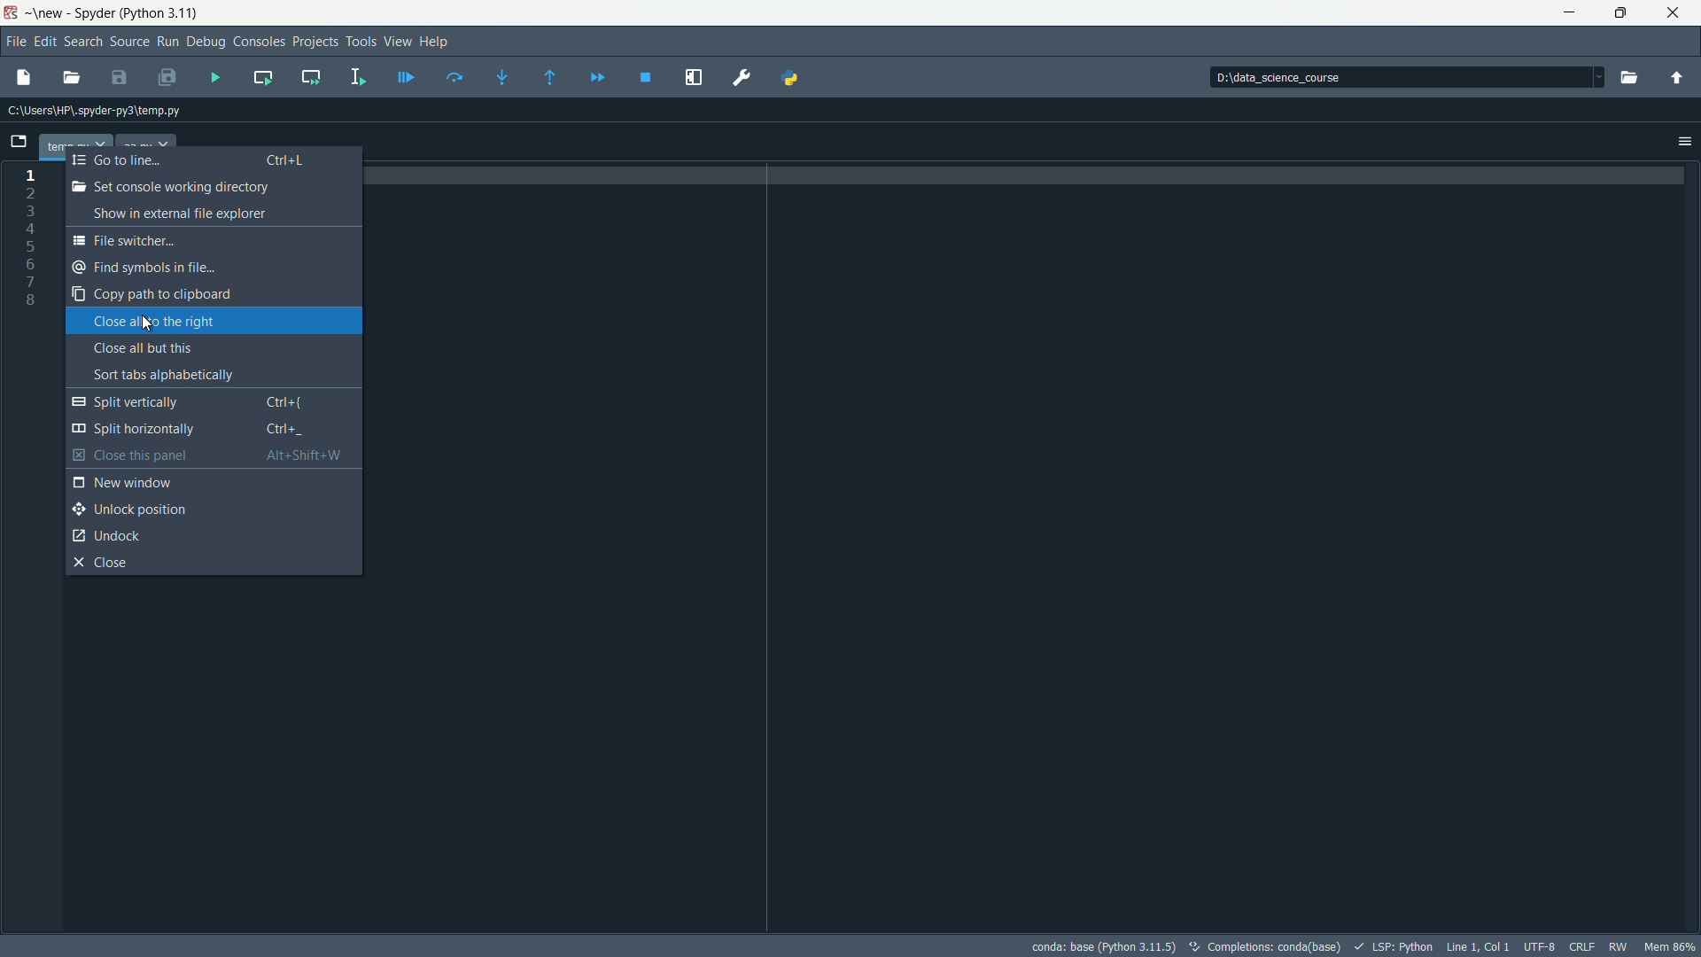 The image size is (1701, 957). What do you see at coordinates (174, 374) in the screenshot?
I see `sort tabs alphabetically` at bounding box center [174, 374].